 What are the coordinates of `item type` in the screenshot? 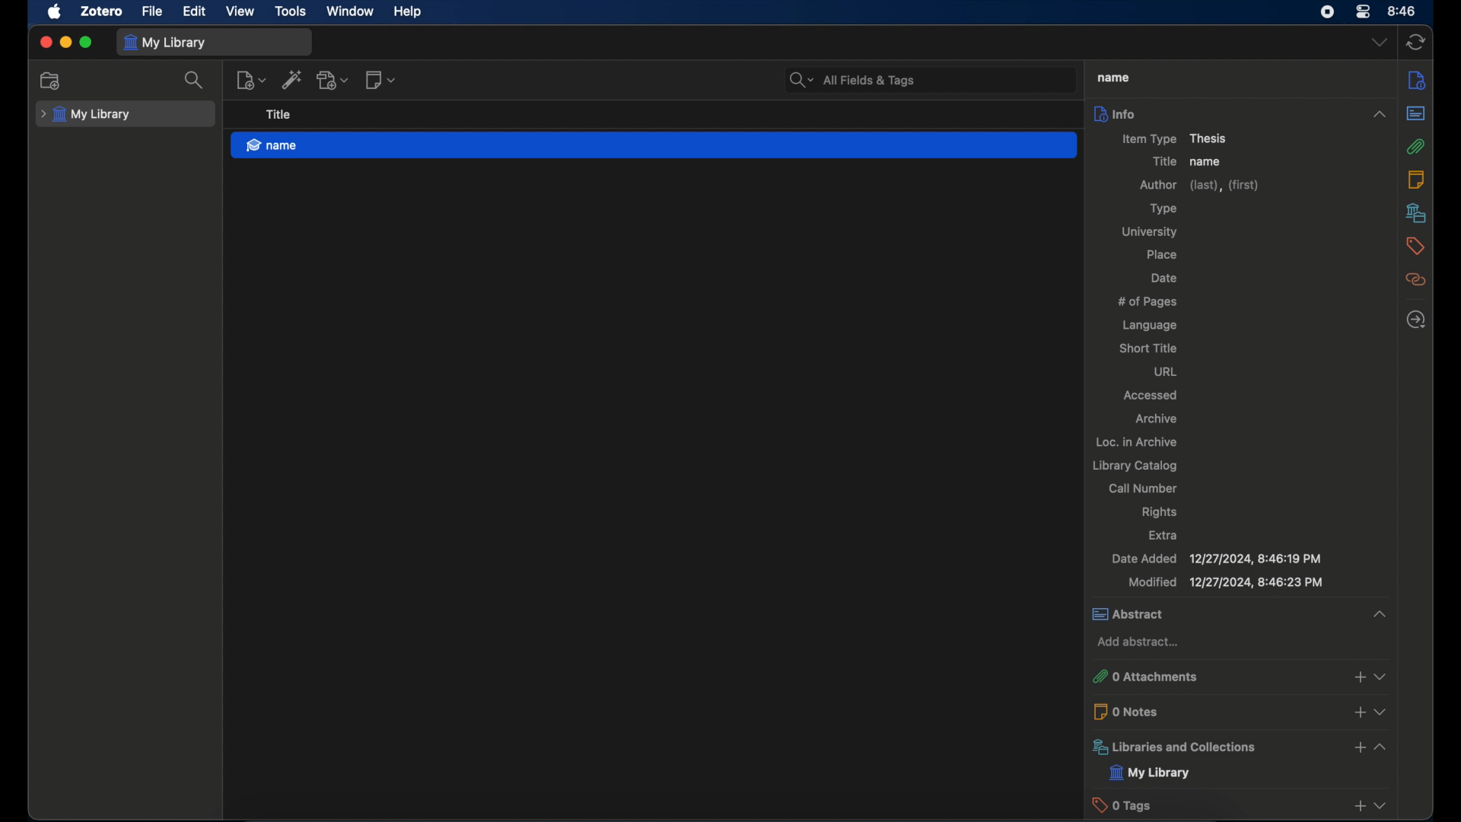 It's located at (1176, 139).